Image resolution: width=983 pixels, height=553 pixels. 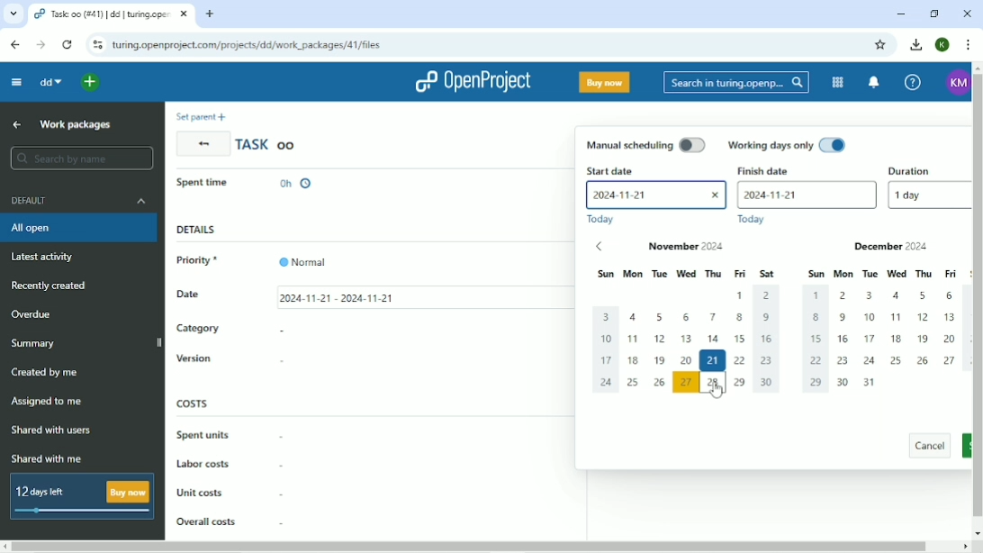 What do you see at coordinates (883, 274) in the screenshot?
I see `days of the week` at bounding box center [883, 274].